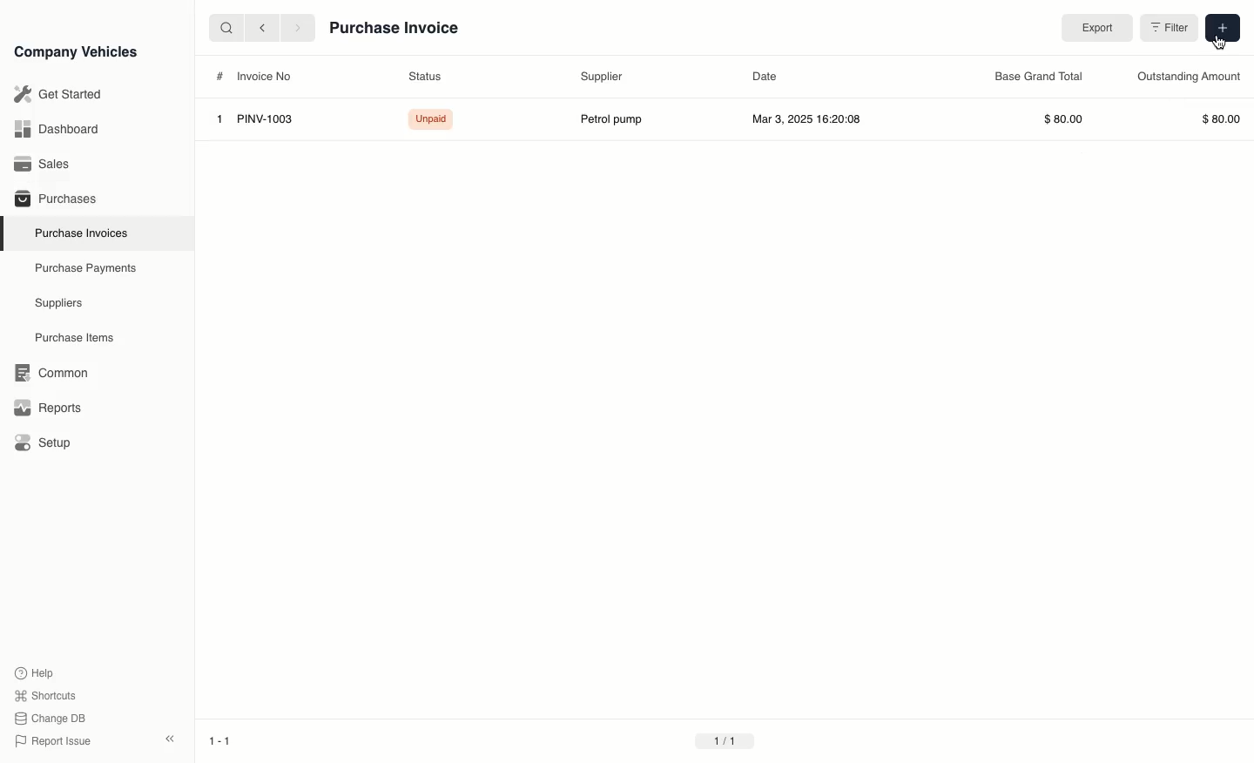 This screenshot has height=763, width=1254. I want to click on Outstanding Amount, so click(1191, 77).